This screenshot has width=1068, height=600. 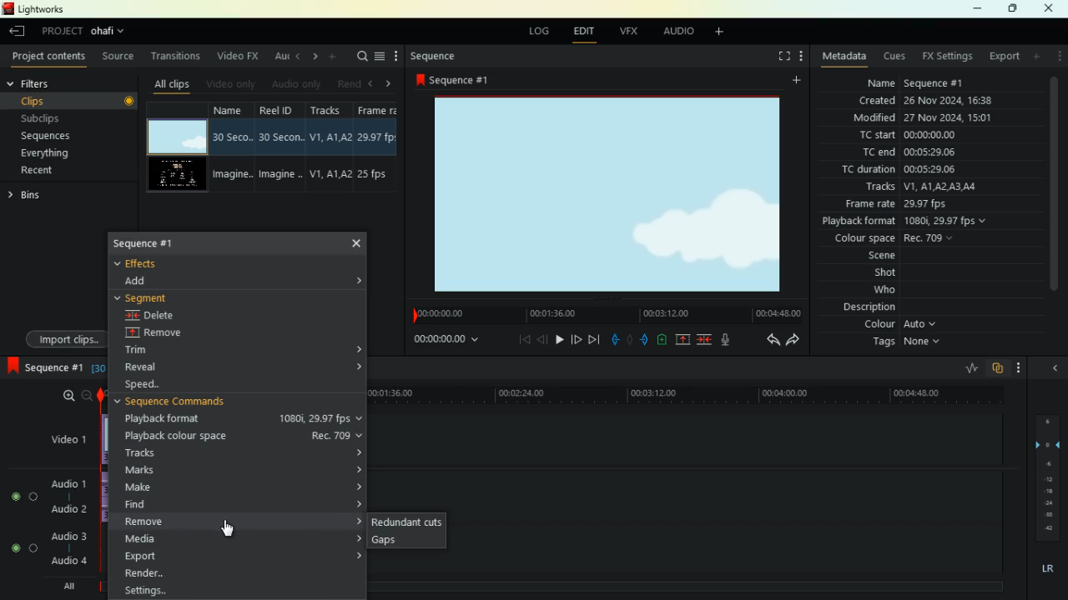 What do you see at coordinates (176, 133) in the screenshot?
I see `video` at bounding box center [176, 133].